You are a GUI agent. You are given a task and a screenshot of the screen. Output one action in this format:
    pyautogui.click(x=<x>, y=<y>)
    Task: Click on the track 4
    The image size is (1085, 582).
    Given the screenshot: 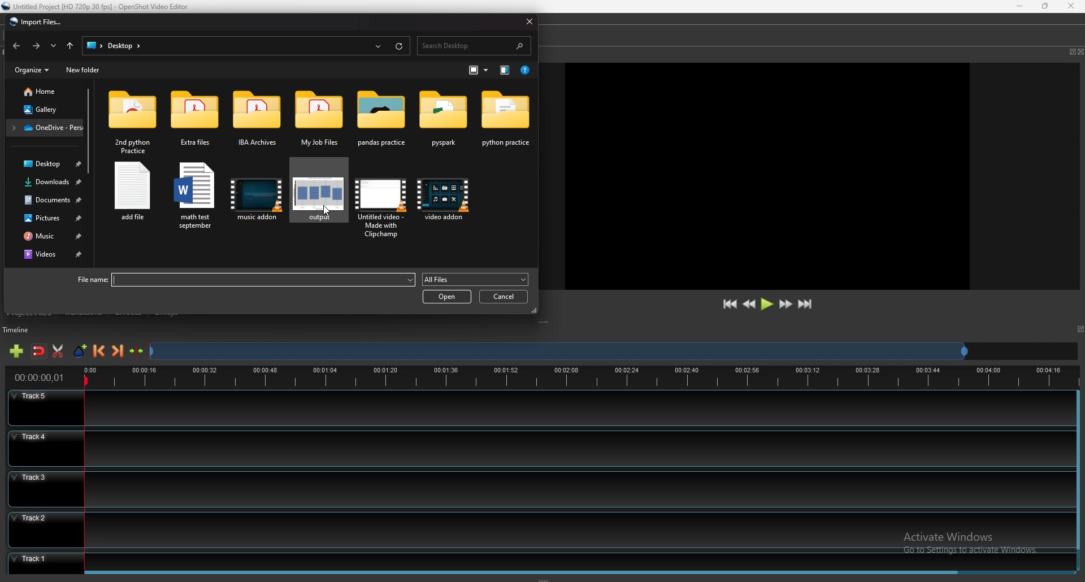 What is the action you would take?
    pyautogui.click(x=537, y=448)
    